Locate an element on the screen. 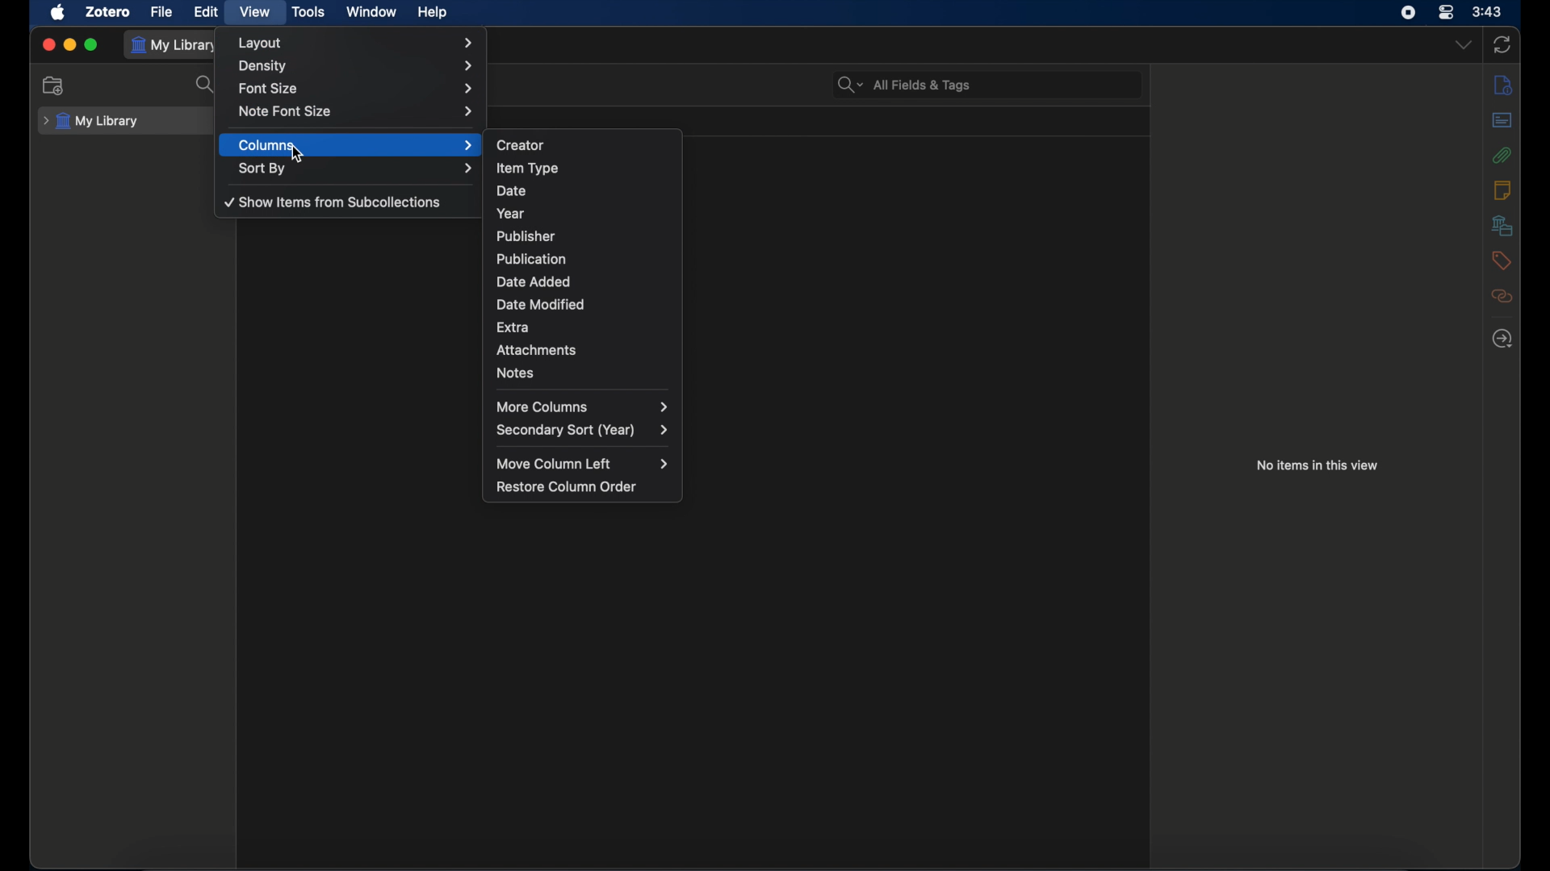 The width and height of the screenshot is (1550, 871). sort by is located at coordinates (358, 169).